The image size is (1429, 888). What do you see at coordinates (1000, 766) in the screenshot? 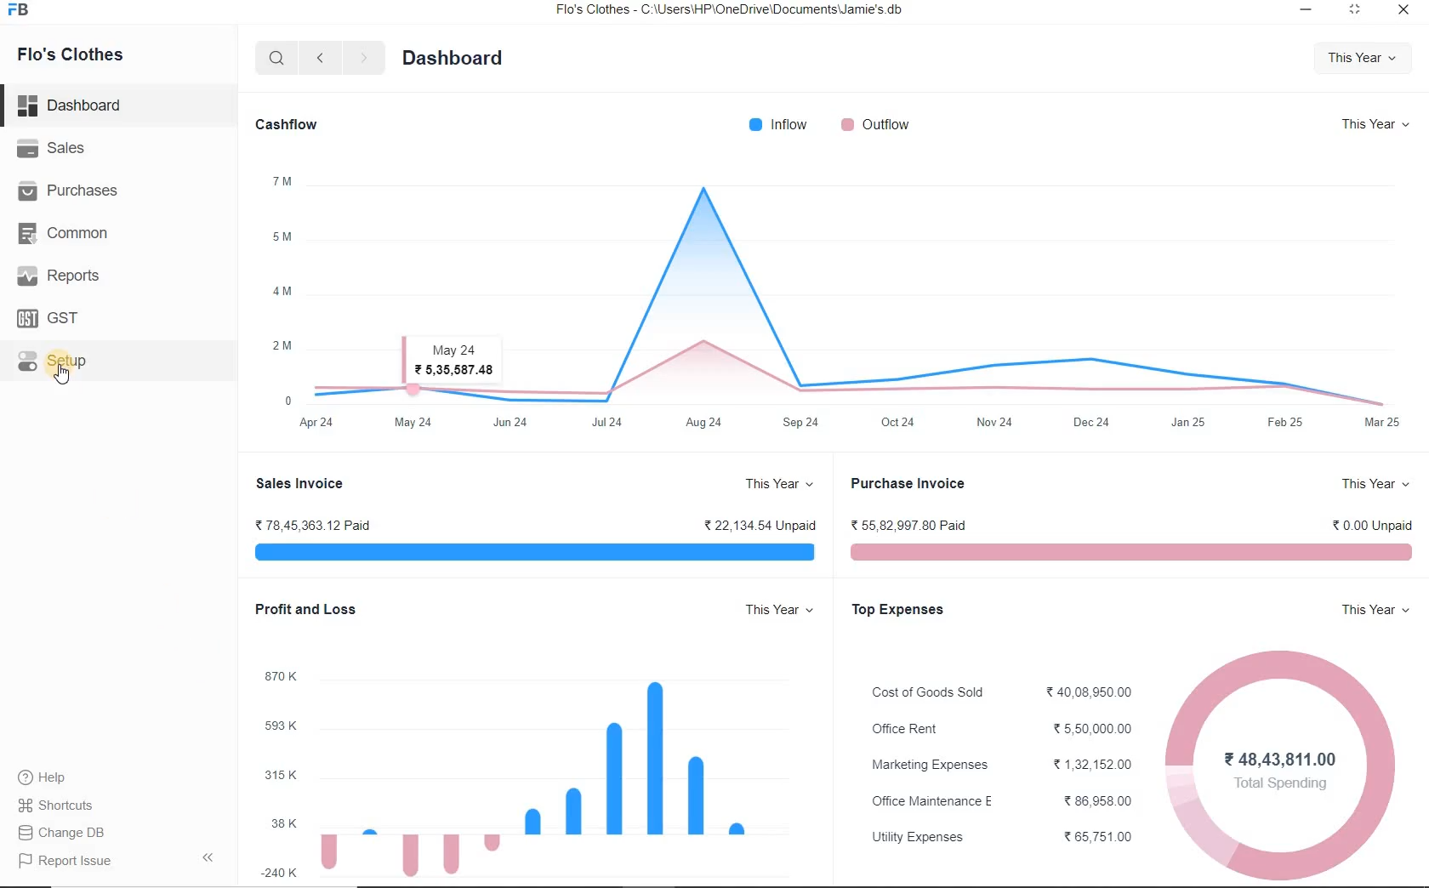
I see `Marketing Expenses €1,32,152.00` at bounding box center [1000, 766].